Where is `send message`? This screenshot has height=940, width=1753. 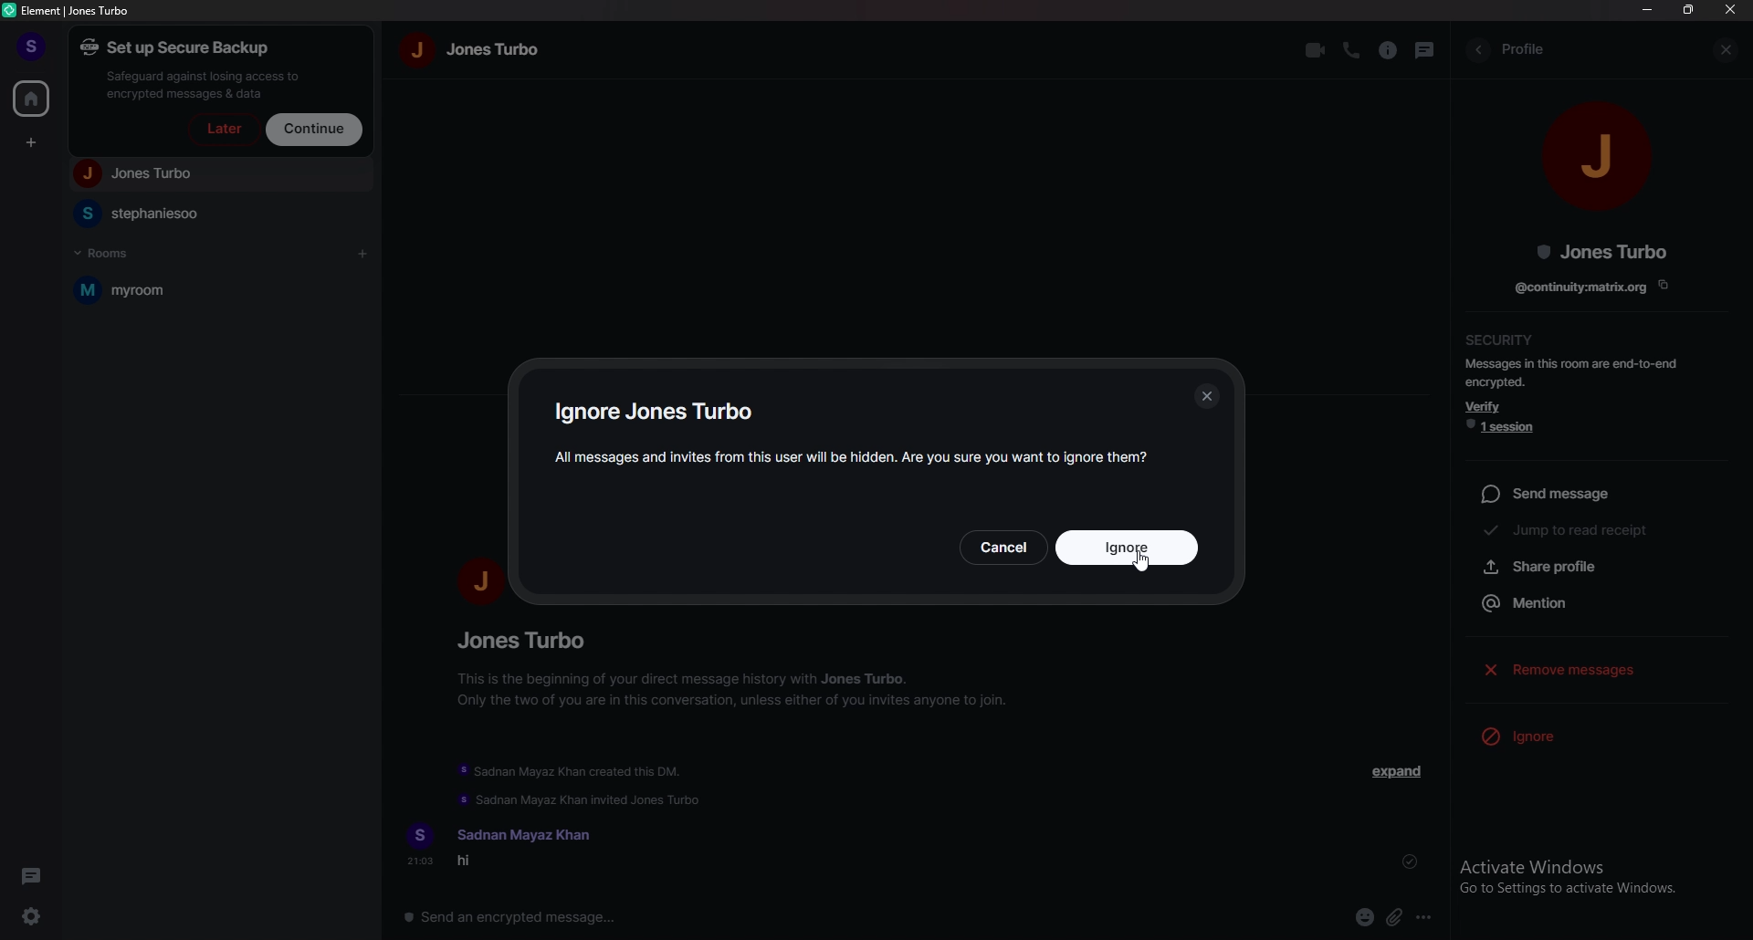
send message is located at coordinates (1590, 492).